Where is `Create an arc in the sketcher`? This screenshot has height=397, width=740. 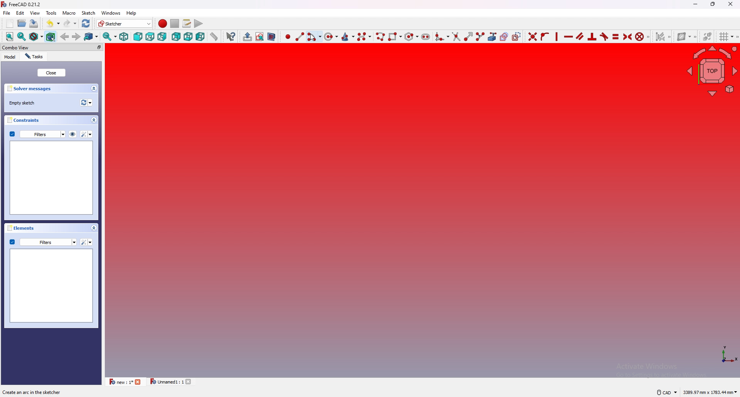
Create an arc in the sketcher is located at coordinates (34, 392).